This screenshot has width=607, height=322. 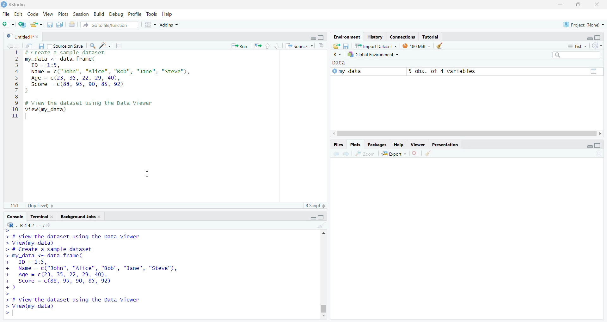 I want to click on Back , so click(x=335, y=154).